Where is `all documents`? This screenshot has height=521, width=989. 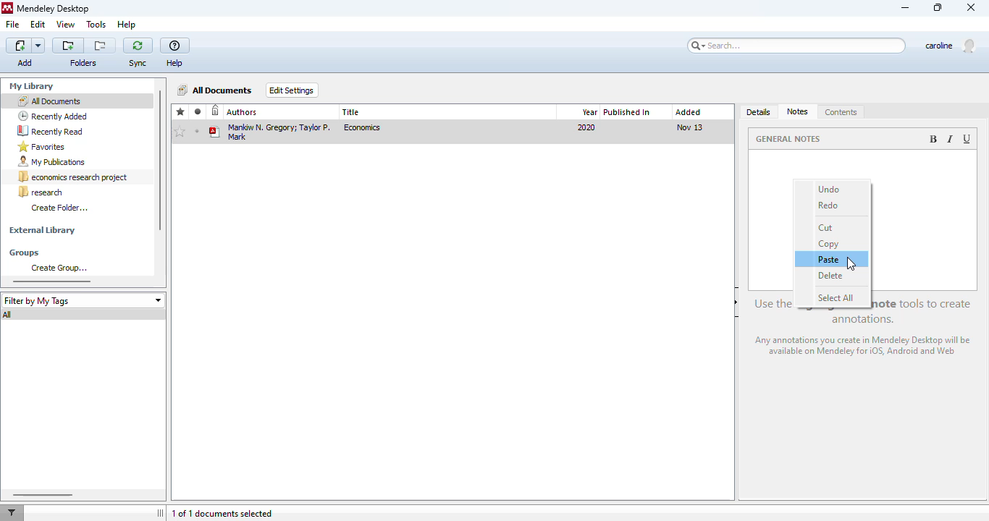 all documents is located at coordinates (216, 90).